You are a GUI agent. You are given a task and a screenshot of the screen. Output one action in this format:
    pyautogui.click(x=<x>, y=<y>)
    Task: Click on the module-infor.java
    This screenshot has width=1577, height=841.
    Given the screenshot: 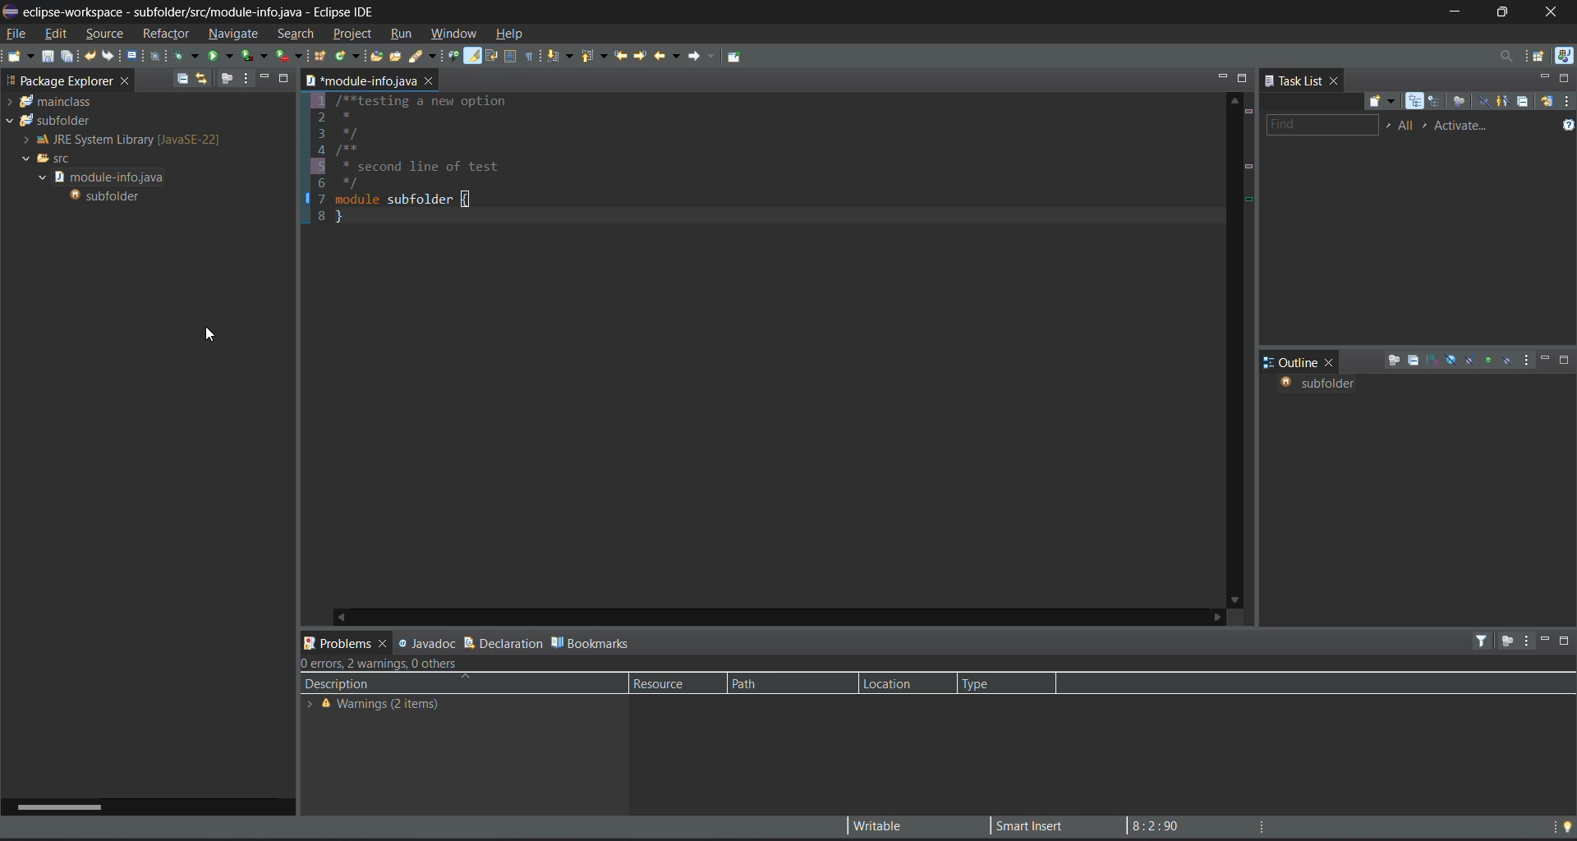 What is the action you would take?
    pyautogui.click(x=361, y=80)
    